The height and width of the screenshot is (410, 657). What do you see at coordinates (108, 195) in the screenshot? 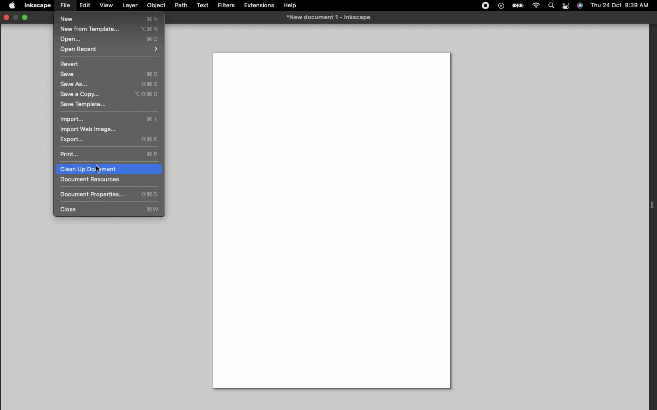
I see `Document properties` at bounding box center [108, 195].